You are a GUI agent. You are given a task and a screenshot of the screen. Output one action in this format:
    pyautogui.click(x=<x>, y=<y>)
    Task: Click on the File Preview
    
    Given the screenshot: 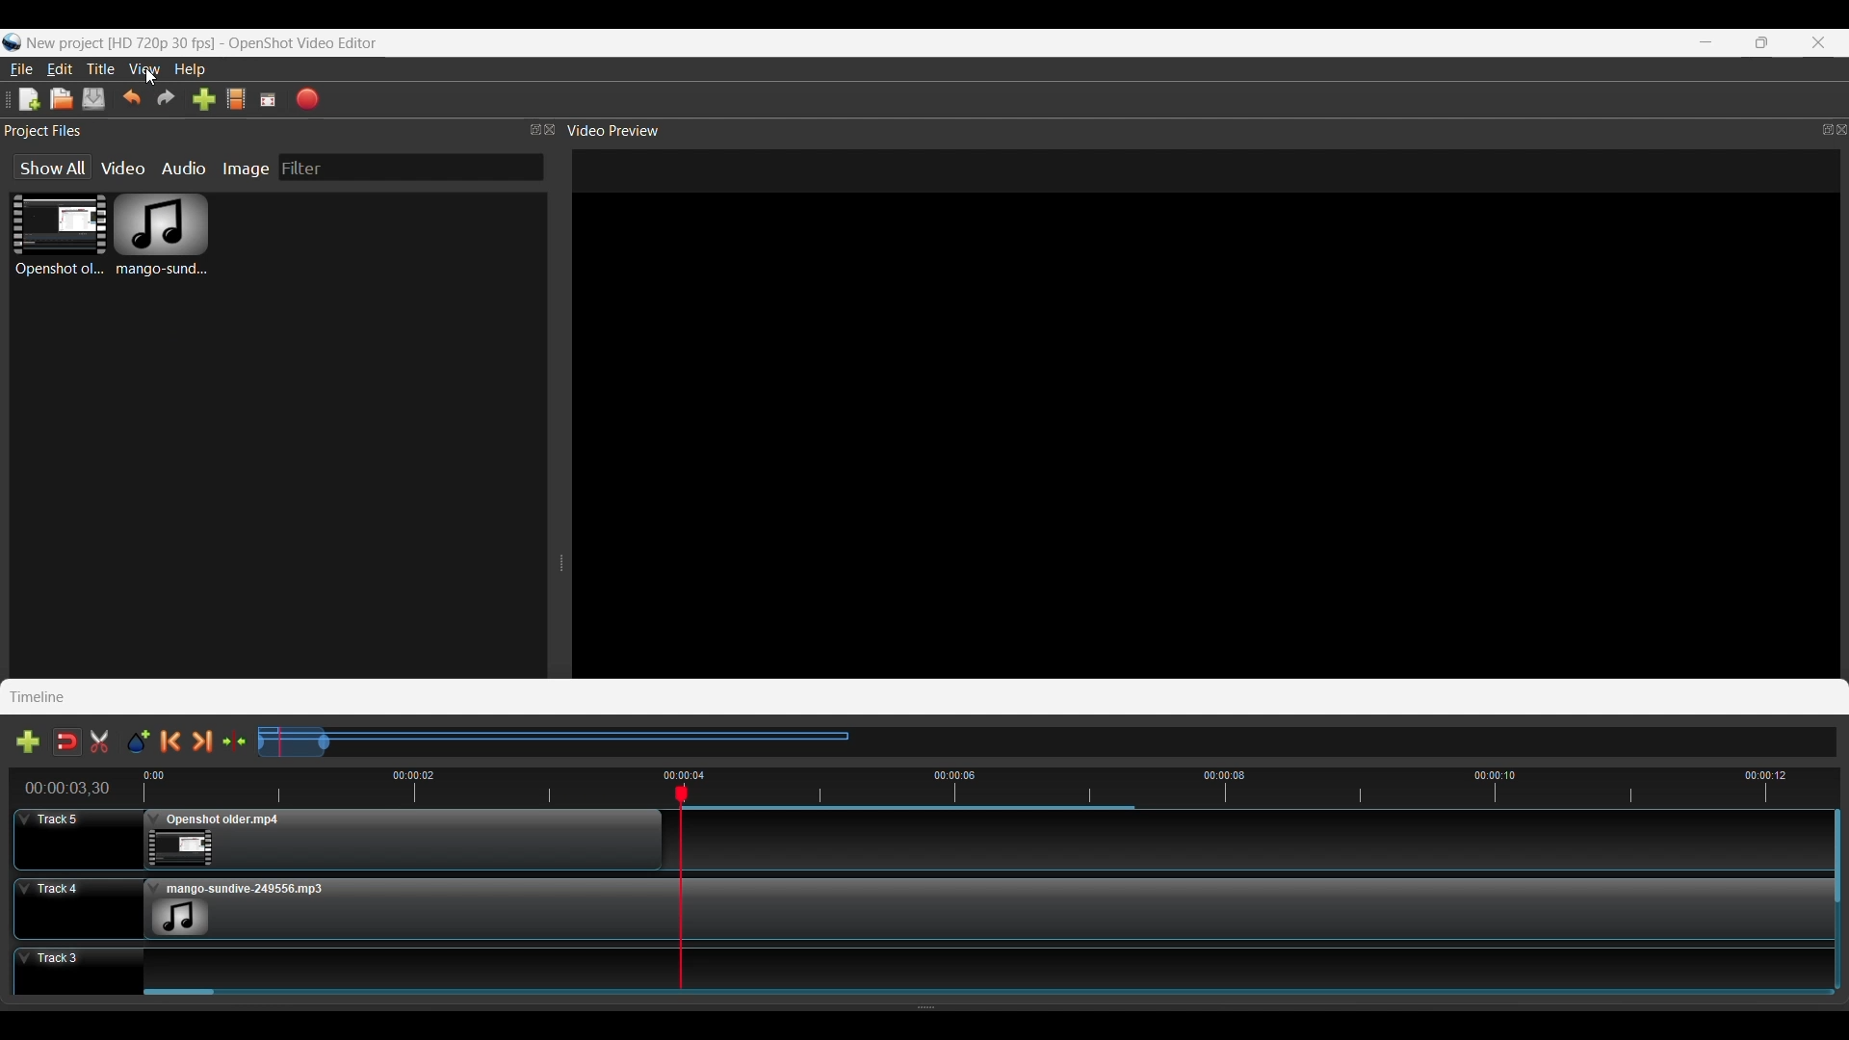 What is the action you would take?
    pyautogui.click(x=1208, y=410)
    